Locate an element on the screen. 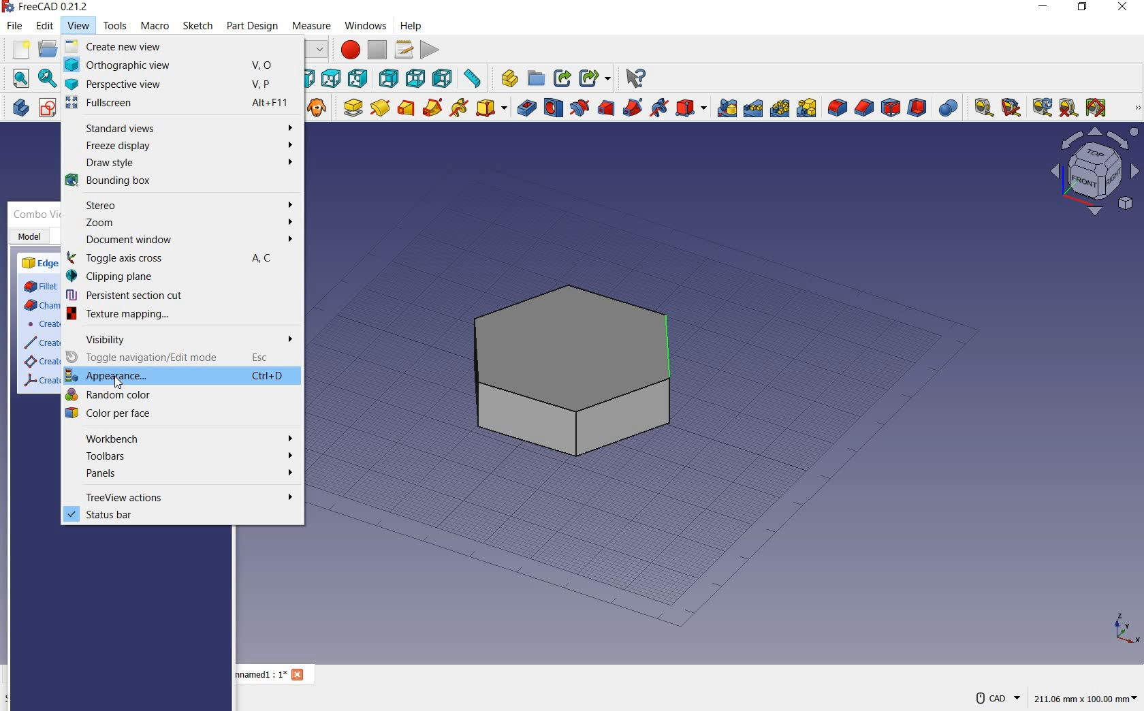 This screenshot has width=1144, height=711. fillet is located at coordinates (836, 108).